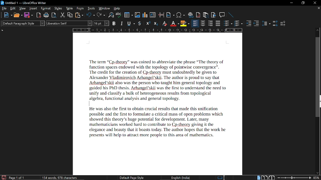 This screenshot has height=180, width=321. I want to click on Paste, so click(79, 15).